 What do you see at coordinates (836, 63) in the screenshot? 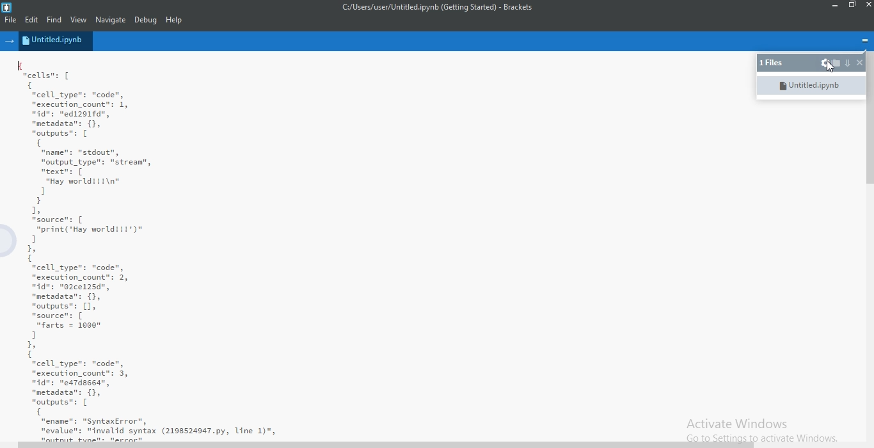
I see `open folder` at bounding box center [836, 63].